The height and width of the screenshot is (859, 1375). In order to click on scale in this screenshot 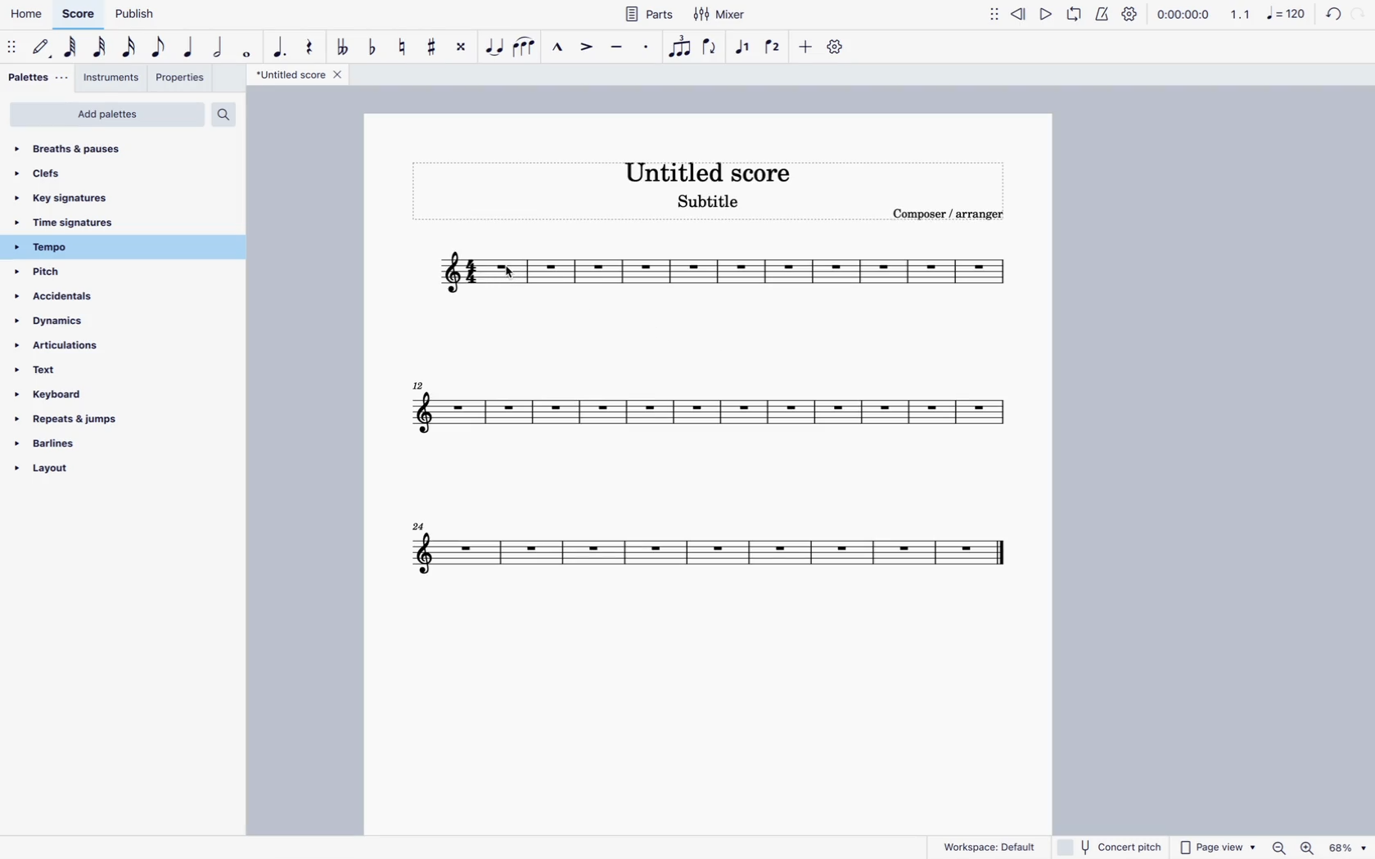, I will do `click(1268, 14)`.